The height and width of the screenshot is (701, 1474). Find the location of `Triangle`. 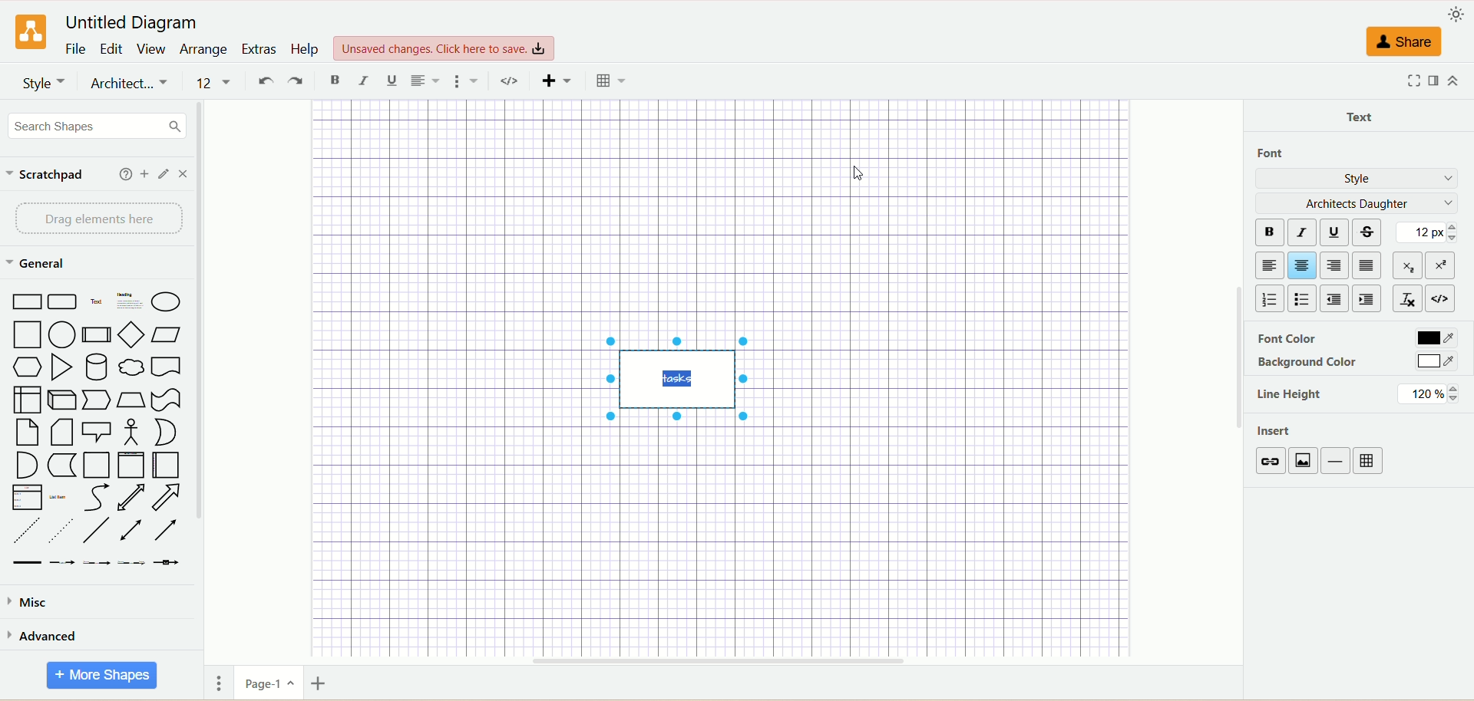

Triangle is located at coordinates (61, 367).